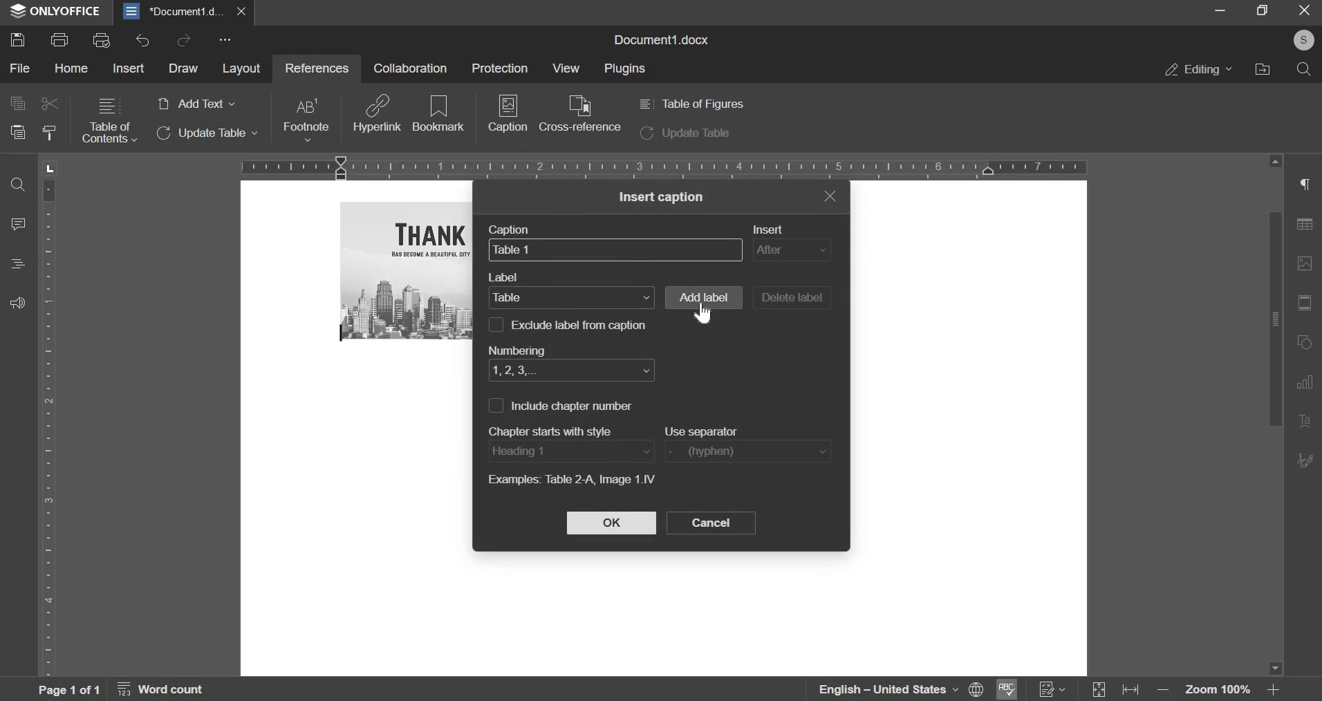  Describe the element at coordinates (130, 67) in the screenshot. I see `insert` at that location.